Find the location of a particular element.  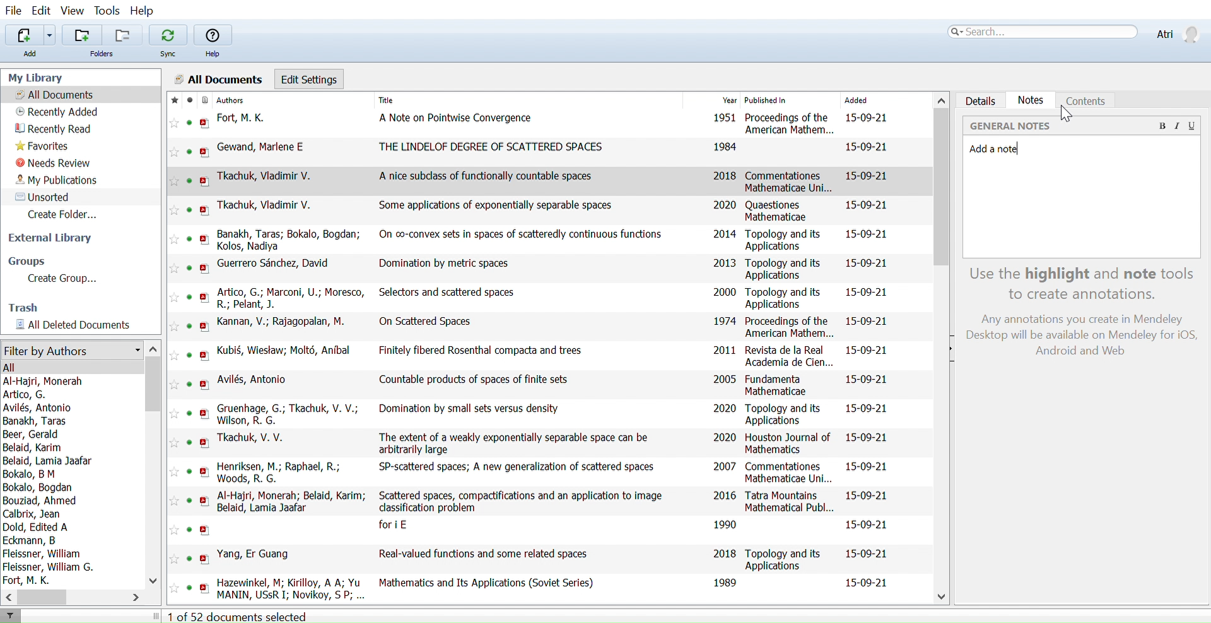

1984 is located at coordinates (725, 146).